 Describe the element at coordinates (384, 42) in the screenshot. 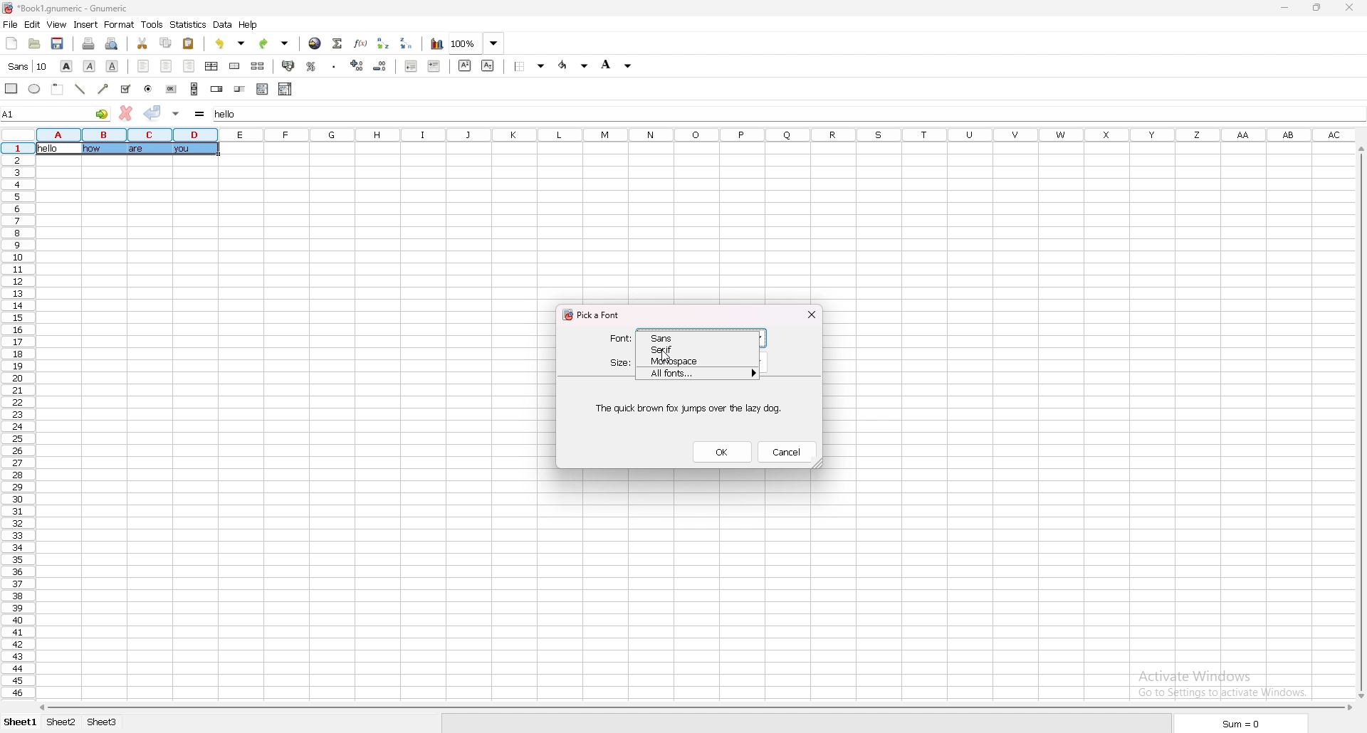

I see `sort ascending` at that location.